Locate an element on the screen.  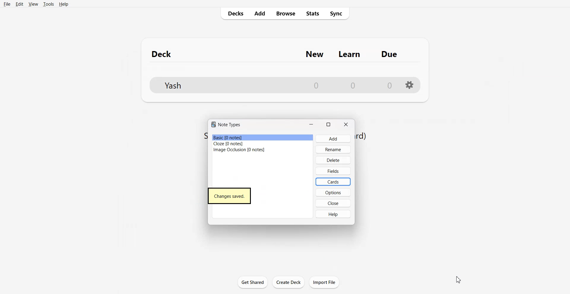
Minimize is located at coordinates (311, 124).